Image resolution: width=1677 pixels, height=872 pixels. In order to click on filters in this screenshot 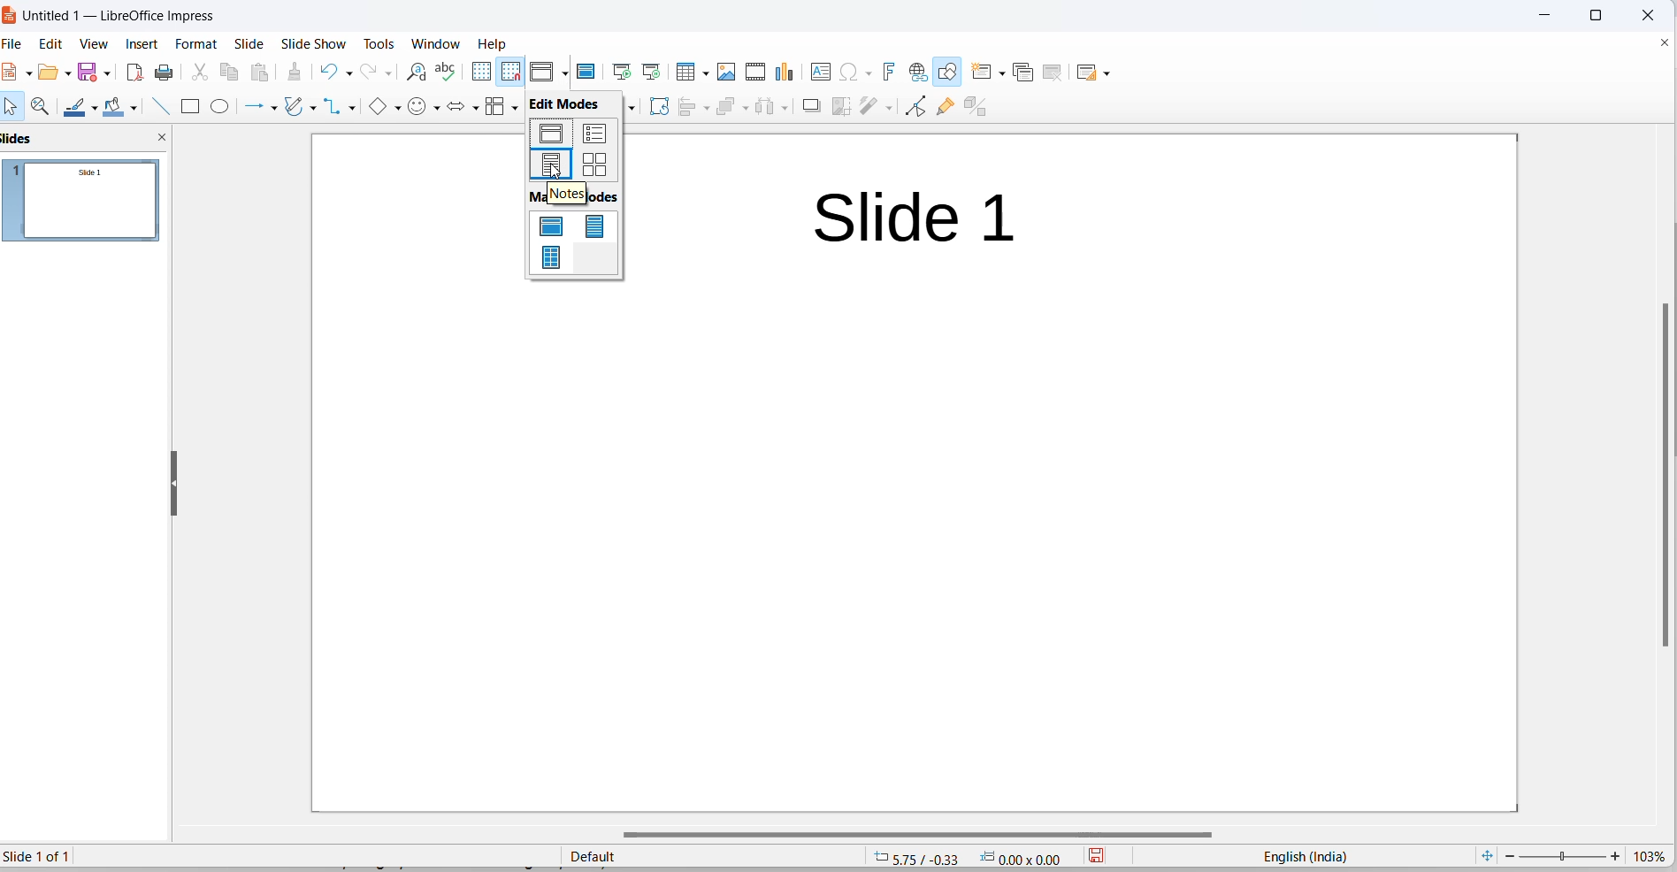, I will do `click(866, 108)`.